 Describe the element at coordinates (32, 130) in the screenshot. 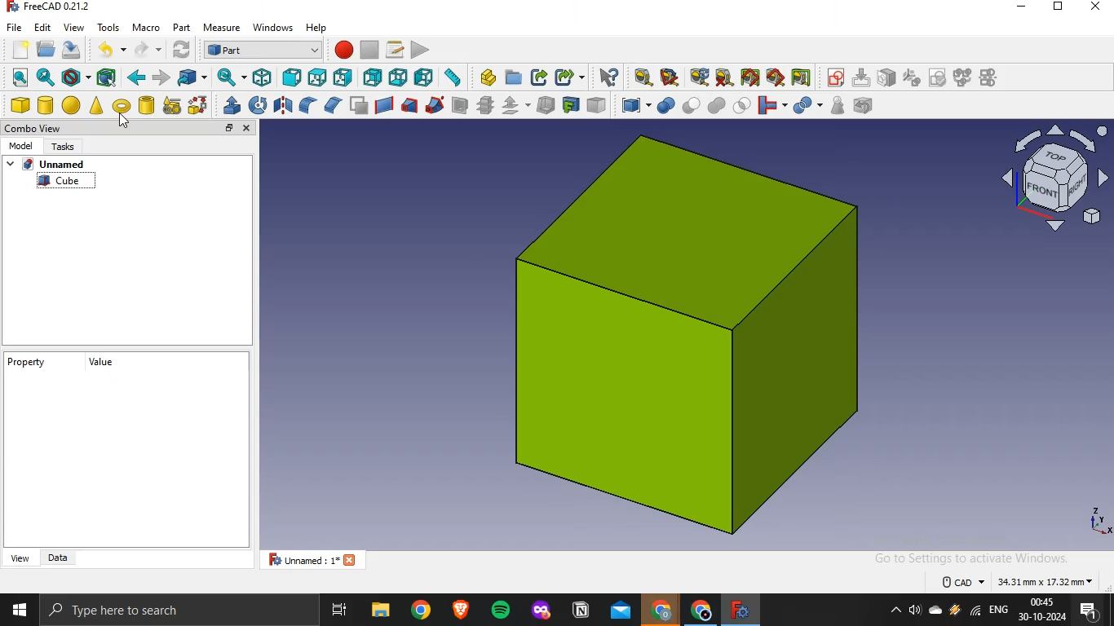

I see `combo  view` at that location.